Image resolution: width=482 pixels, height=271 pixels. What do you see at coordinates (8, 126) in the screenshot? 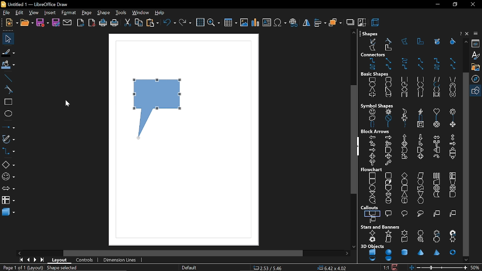
I see `lines and arrows` at bounding box center [8, 126].